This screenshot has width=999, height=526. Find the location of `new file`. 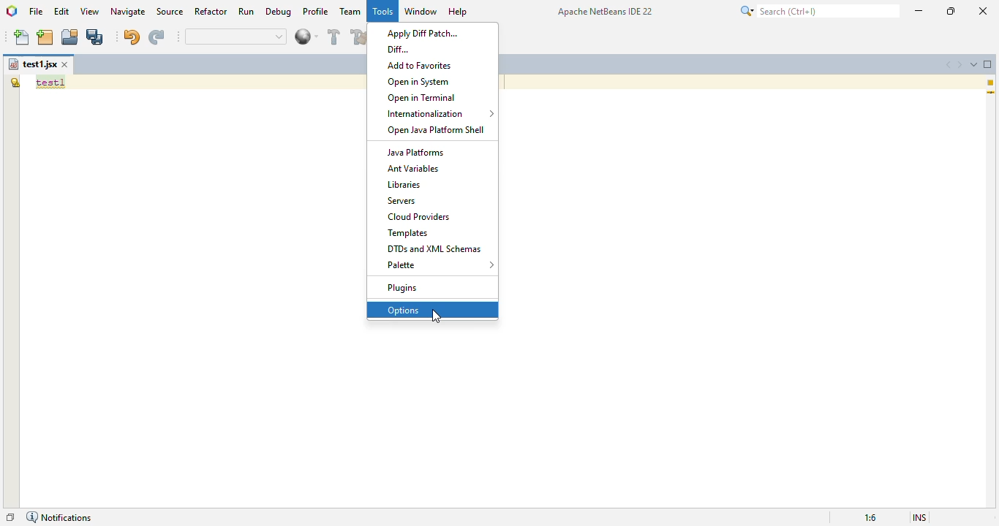

new file is located at coordinates (23, 37).